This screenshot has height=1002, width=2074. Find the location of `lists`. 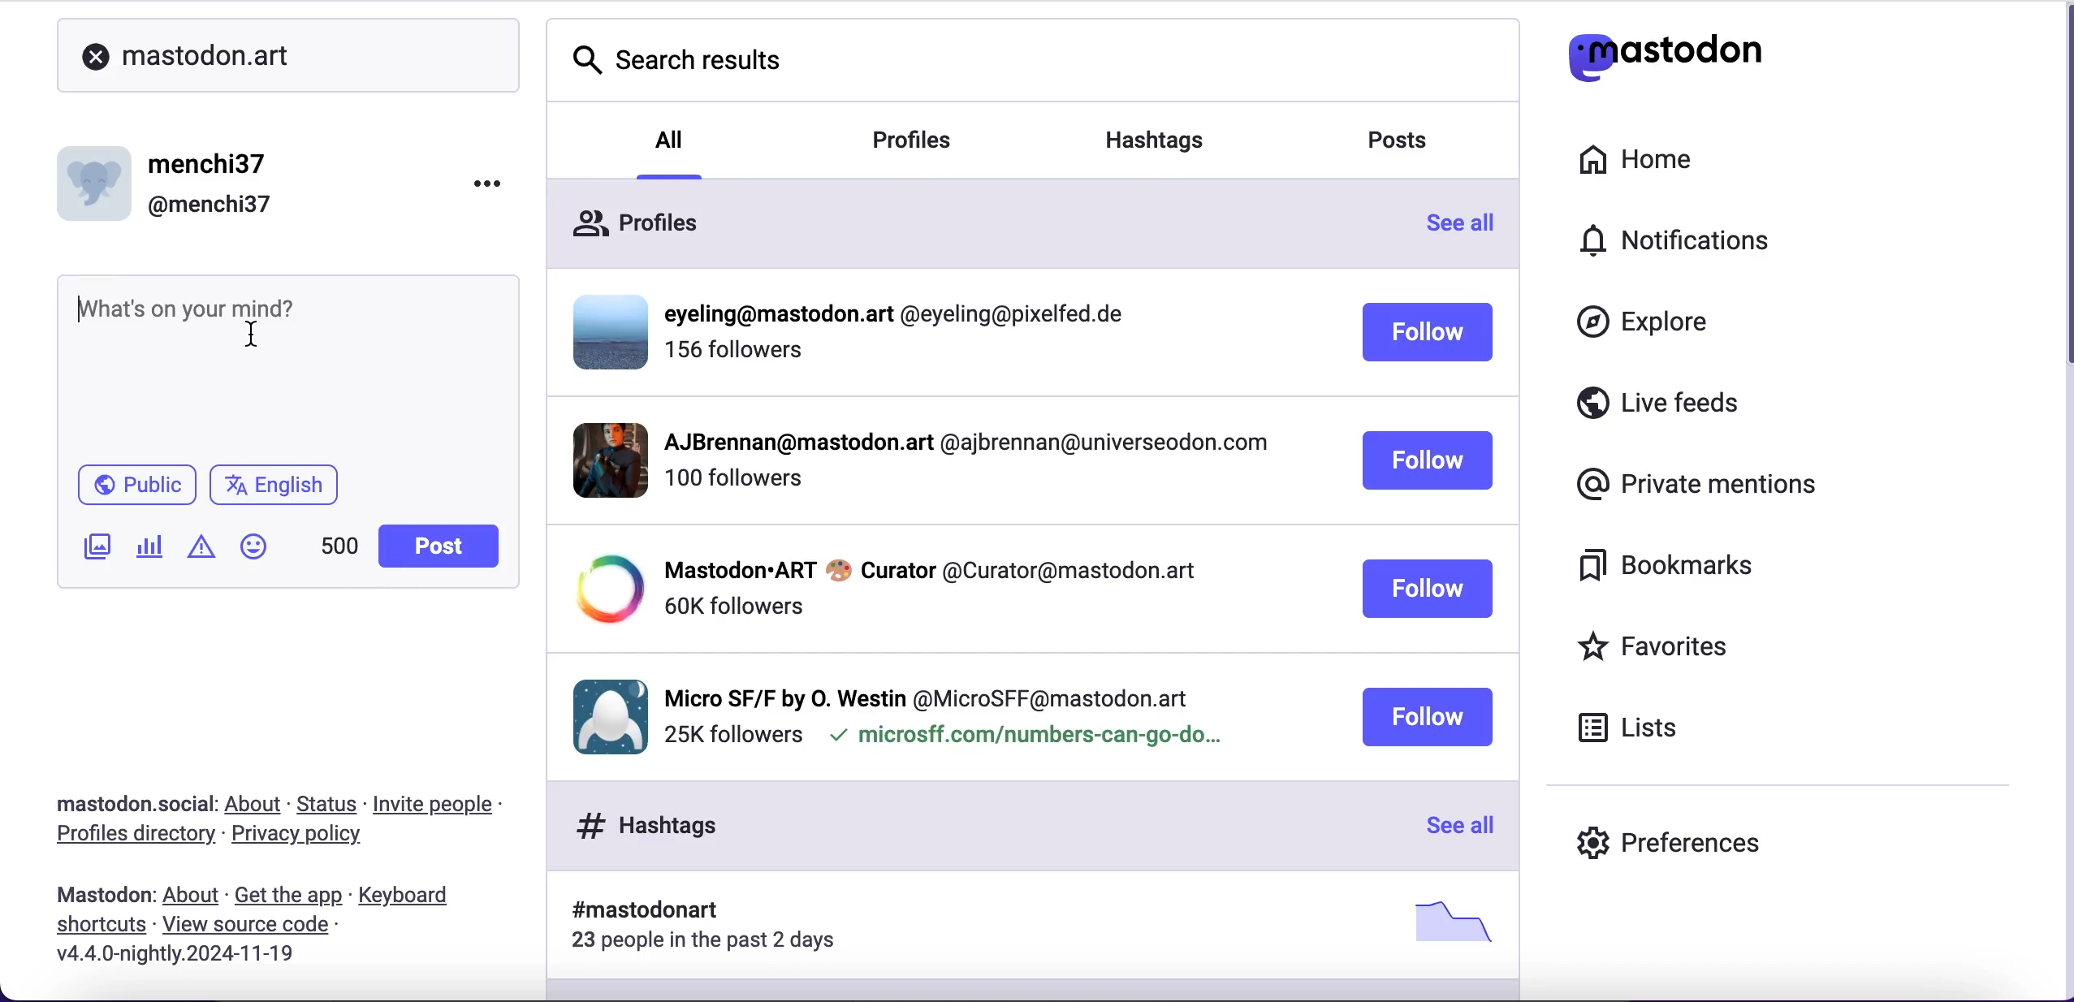

lists is located at coordinates (1639, 732).